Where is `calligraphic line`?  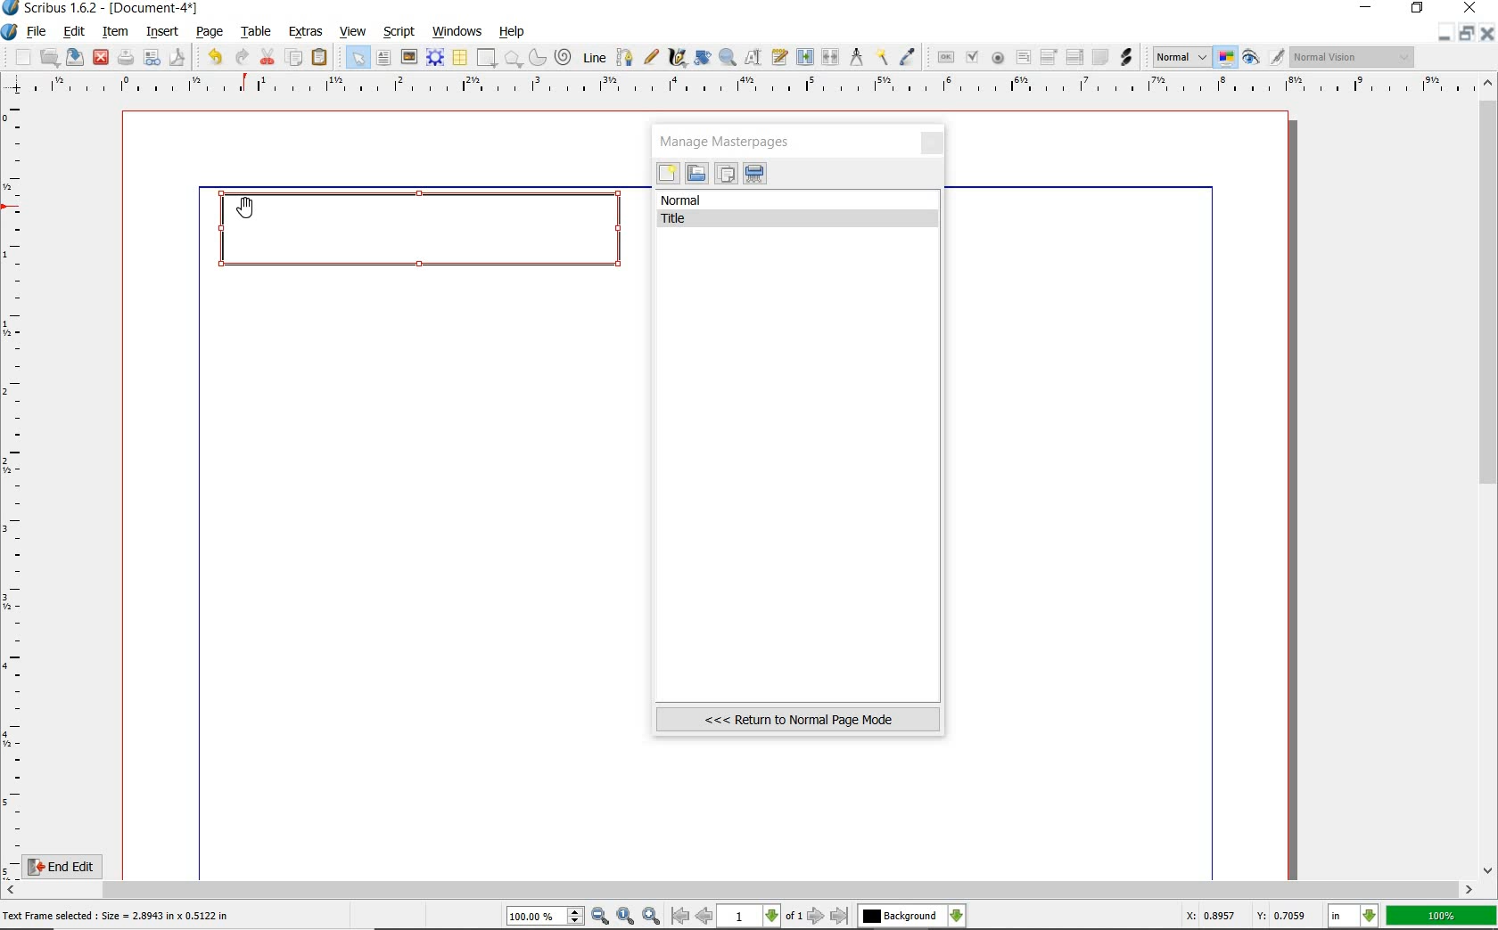
calligraphic line is located at coordinates (677, 58).